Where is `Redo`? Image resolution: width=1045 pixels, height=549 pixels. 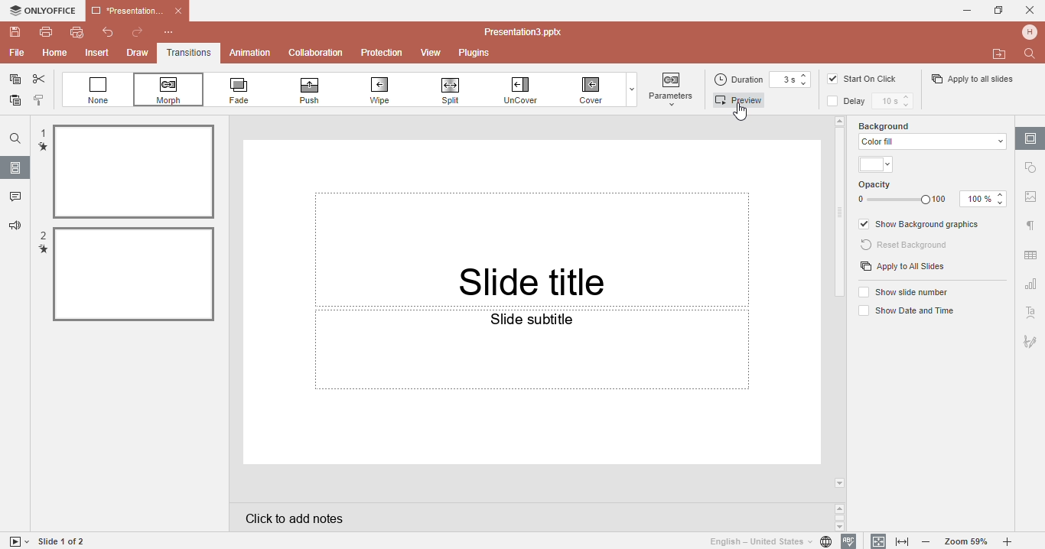
Redo is located at coordinates (137, 33).